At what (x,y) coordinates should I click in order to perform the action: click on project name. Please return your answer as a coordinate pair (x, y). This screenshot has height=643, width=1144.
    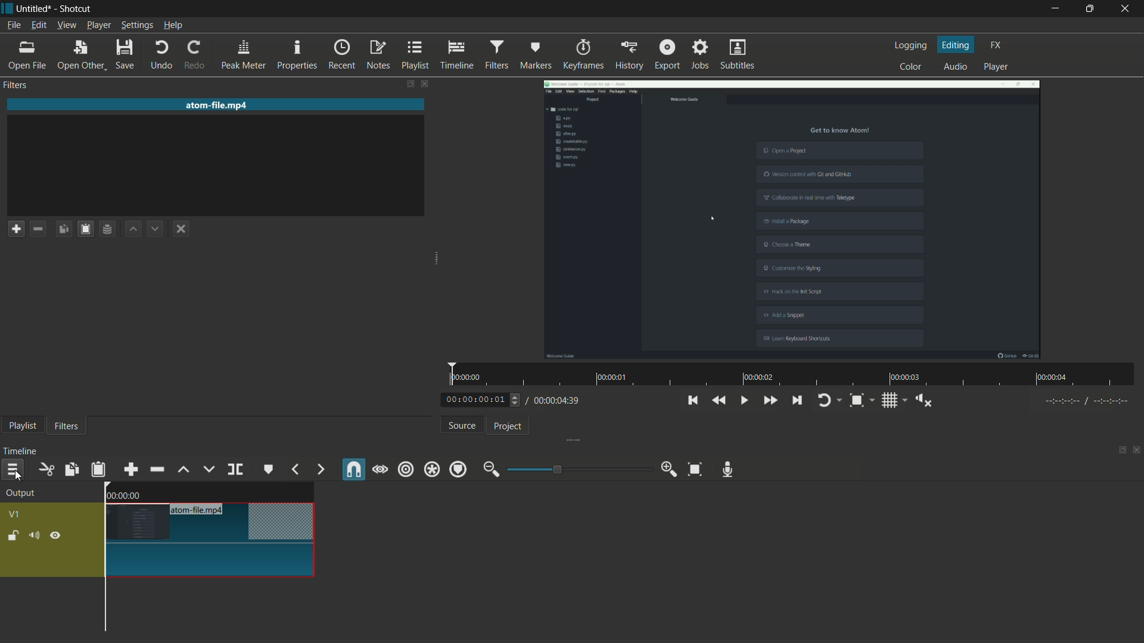
    Looking at the image, I should click on (35, 9).